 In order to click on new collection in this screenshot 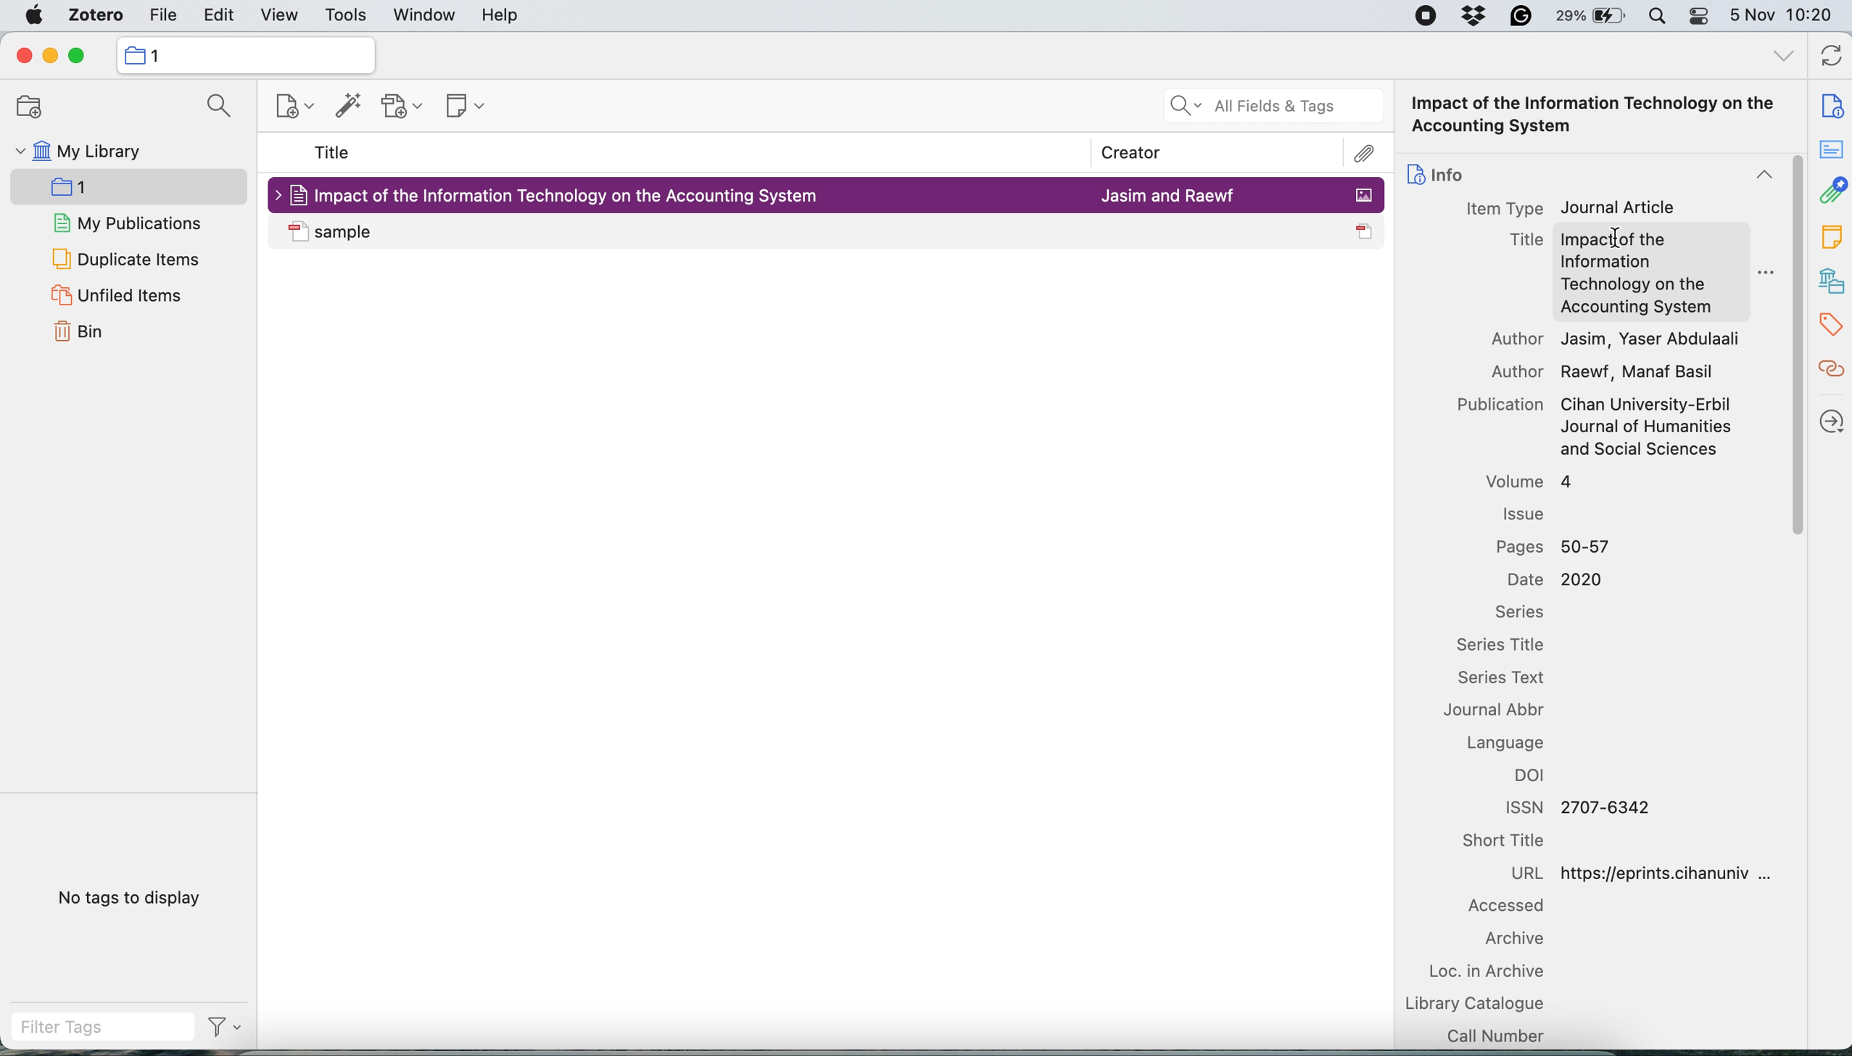, I will do `click(29, 105)`.